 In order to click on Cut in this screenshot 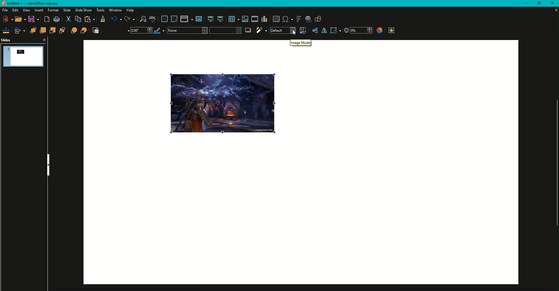, I will do `click(68, 19)`.